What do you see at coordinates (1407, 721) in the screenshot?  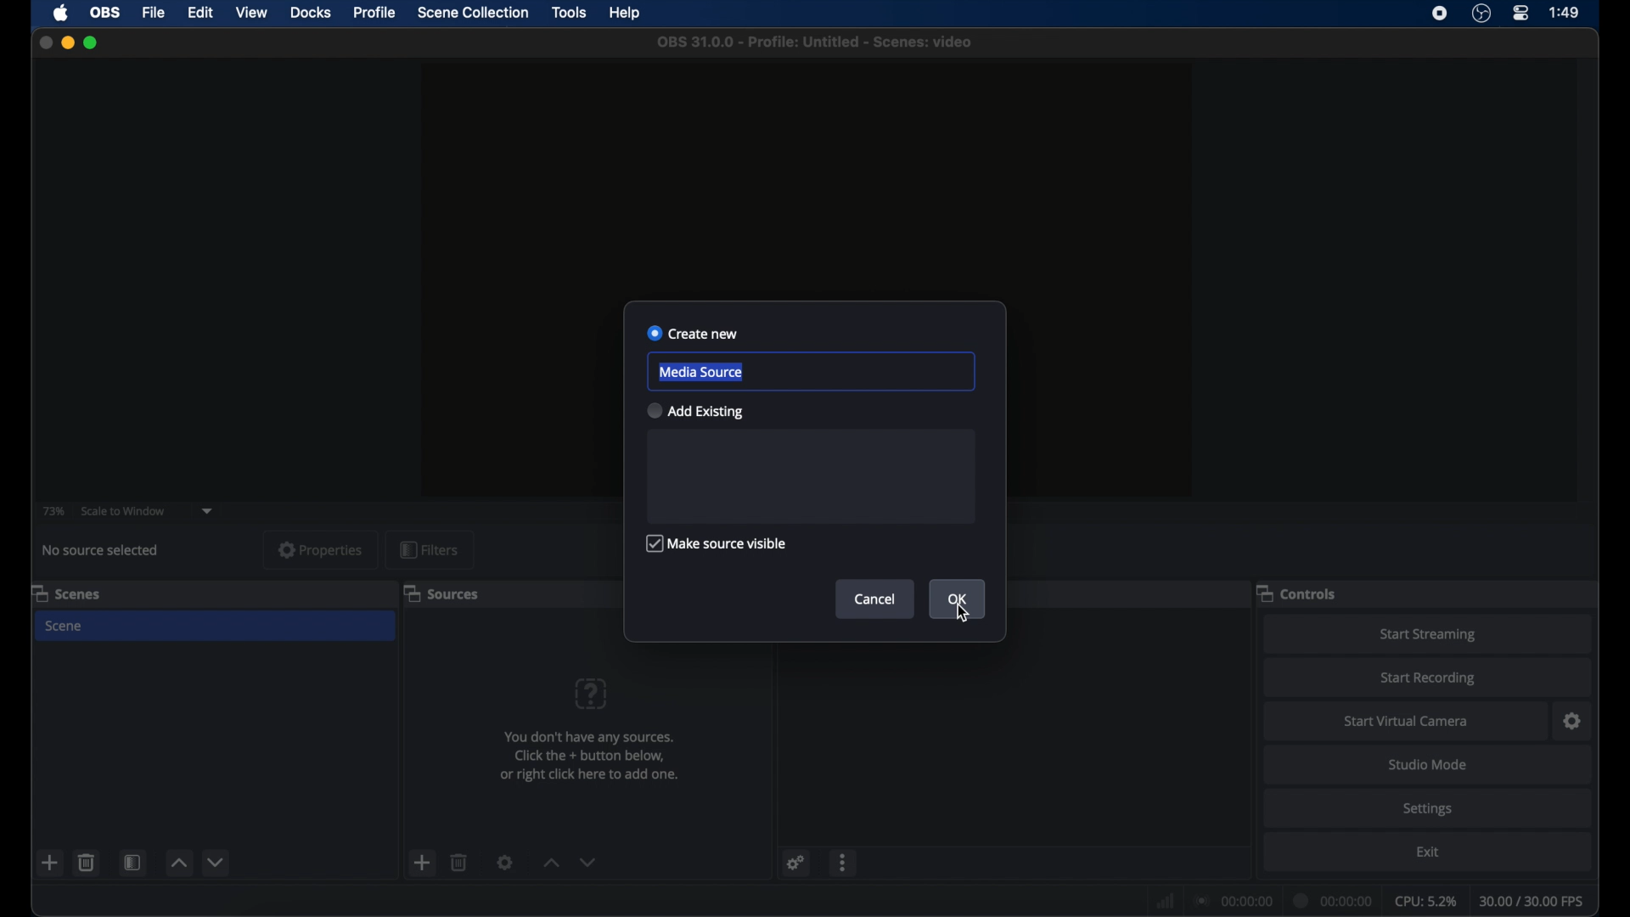 I see `start virtual camera` at bounding box center [1407, 721].